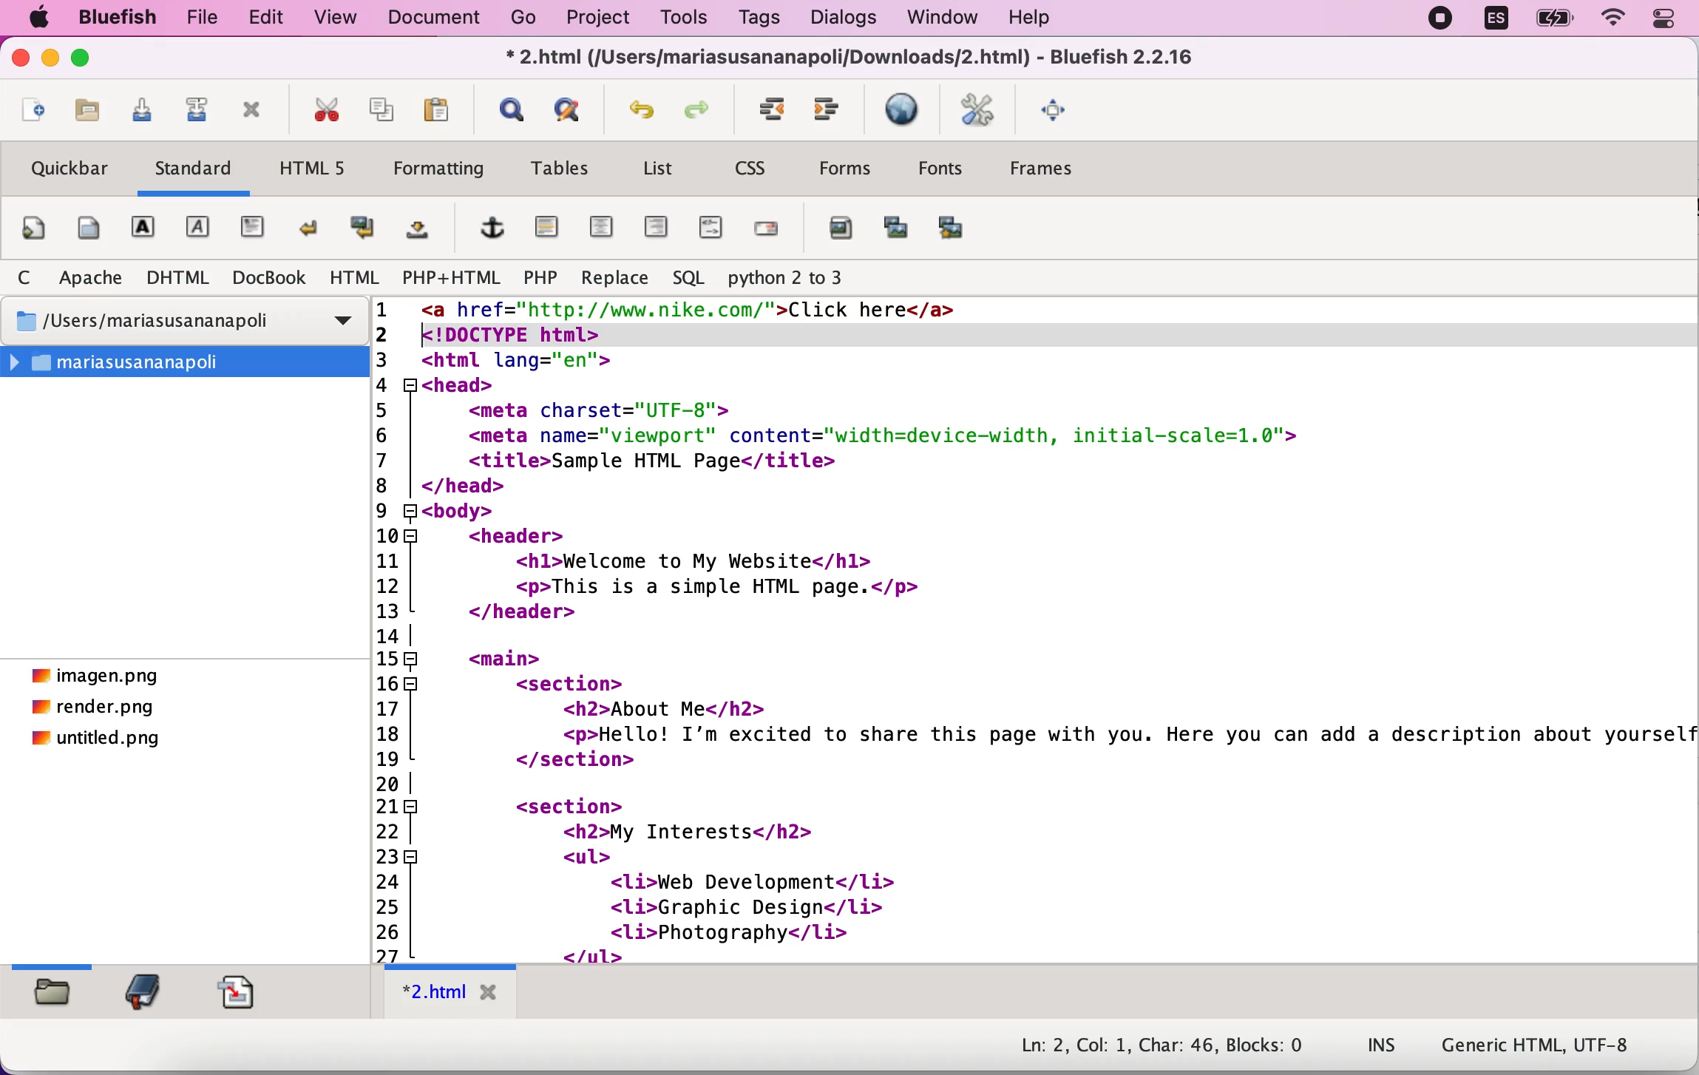 The image size is (1699, 1075). What do you see at coordinates (197, 228) in the screenshot?
I see `emphasis` at bounding box center [197, 228].